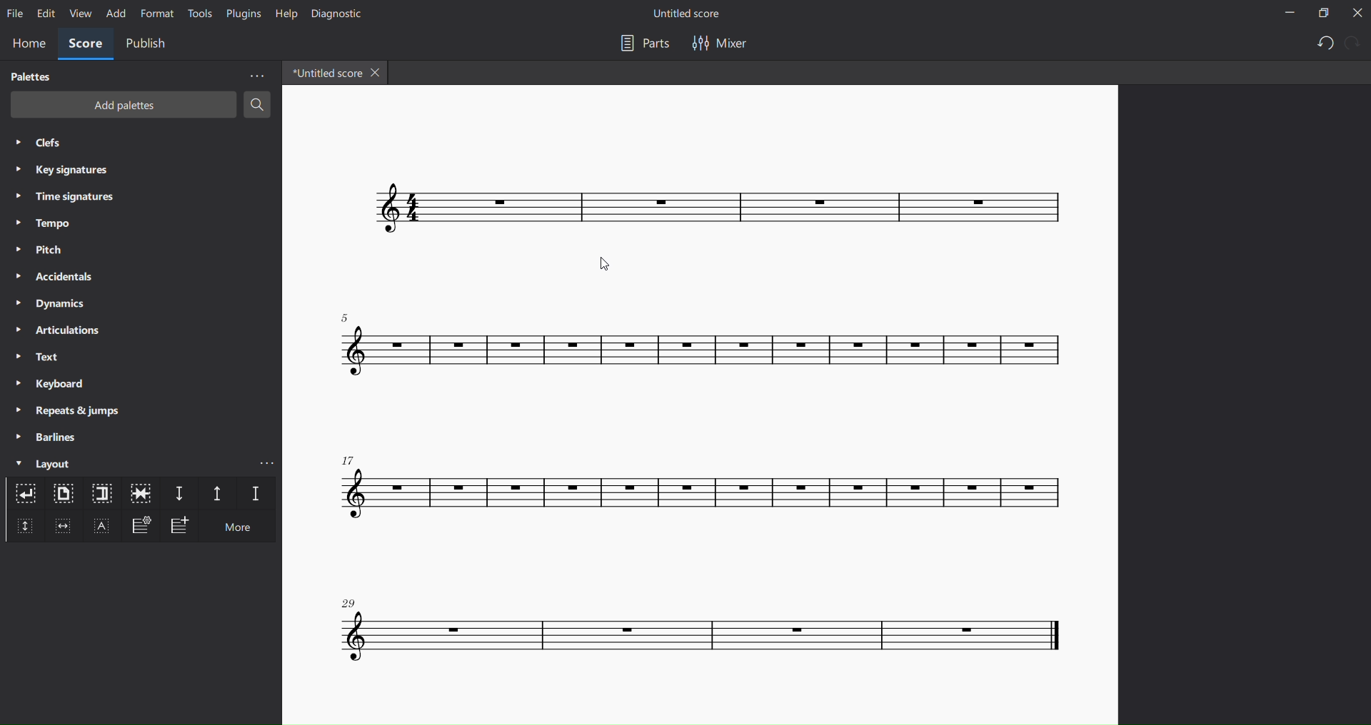 The image size is (1371, 725). What do you see at coordinates (36, 358) in the screenshot?
I see `text` at bounding box center [36, 358].